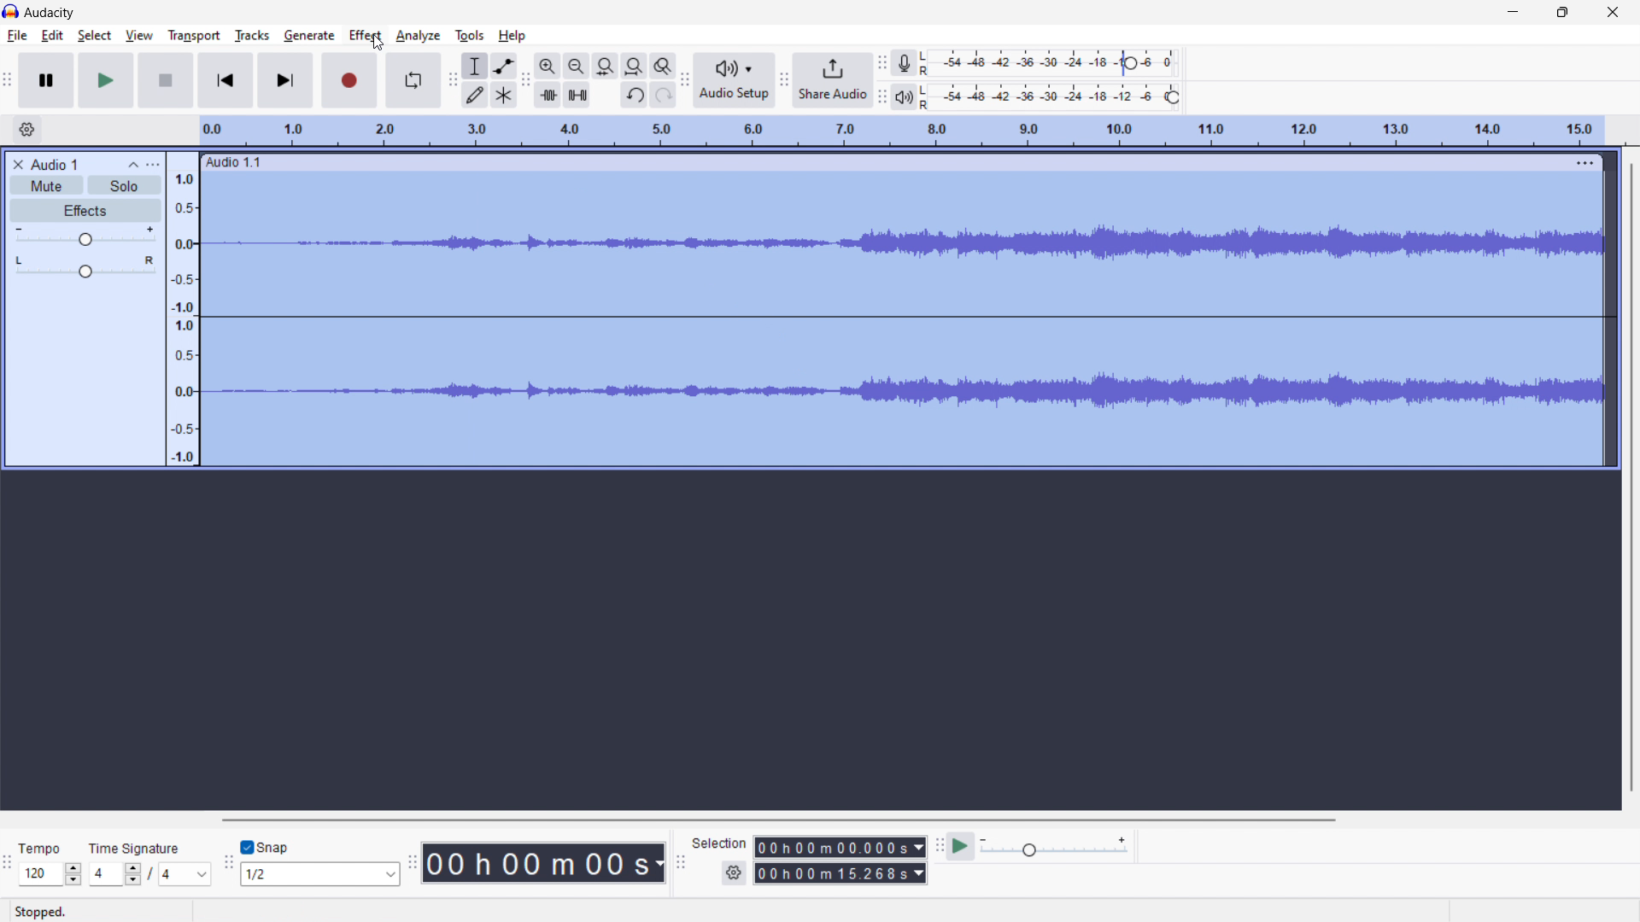 This screenshot has width=1640, height=922. Describe the element at coordinates (265, 846) in the screenshot. I see `toggle snap` at that location.